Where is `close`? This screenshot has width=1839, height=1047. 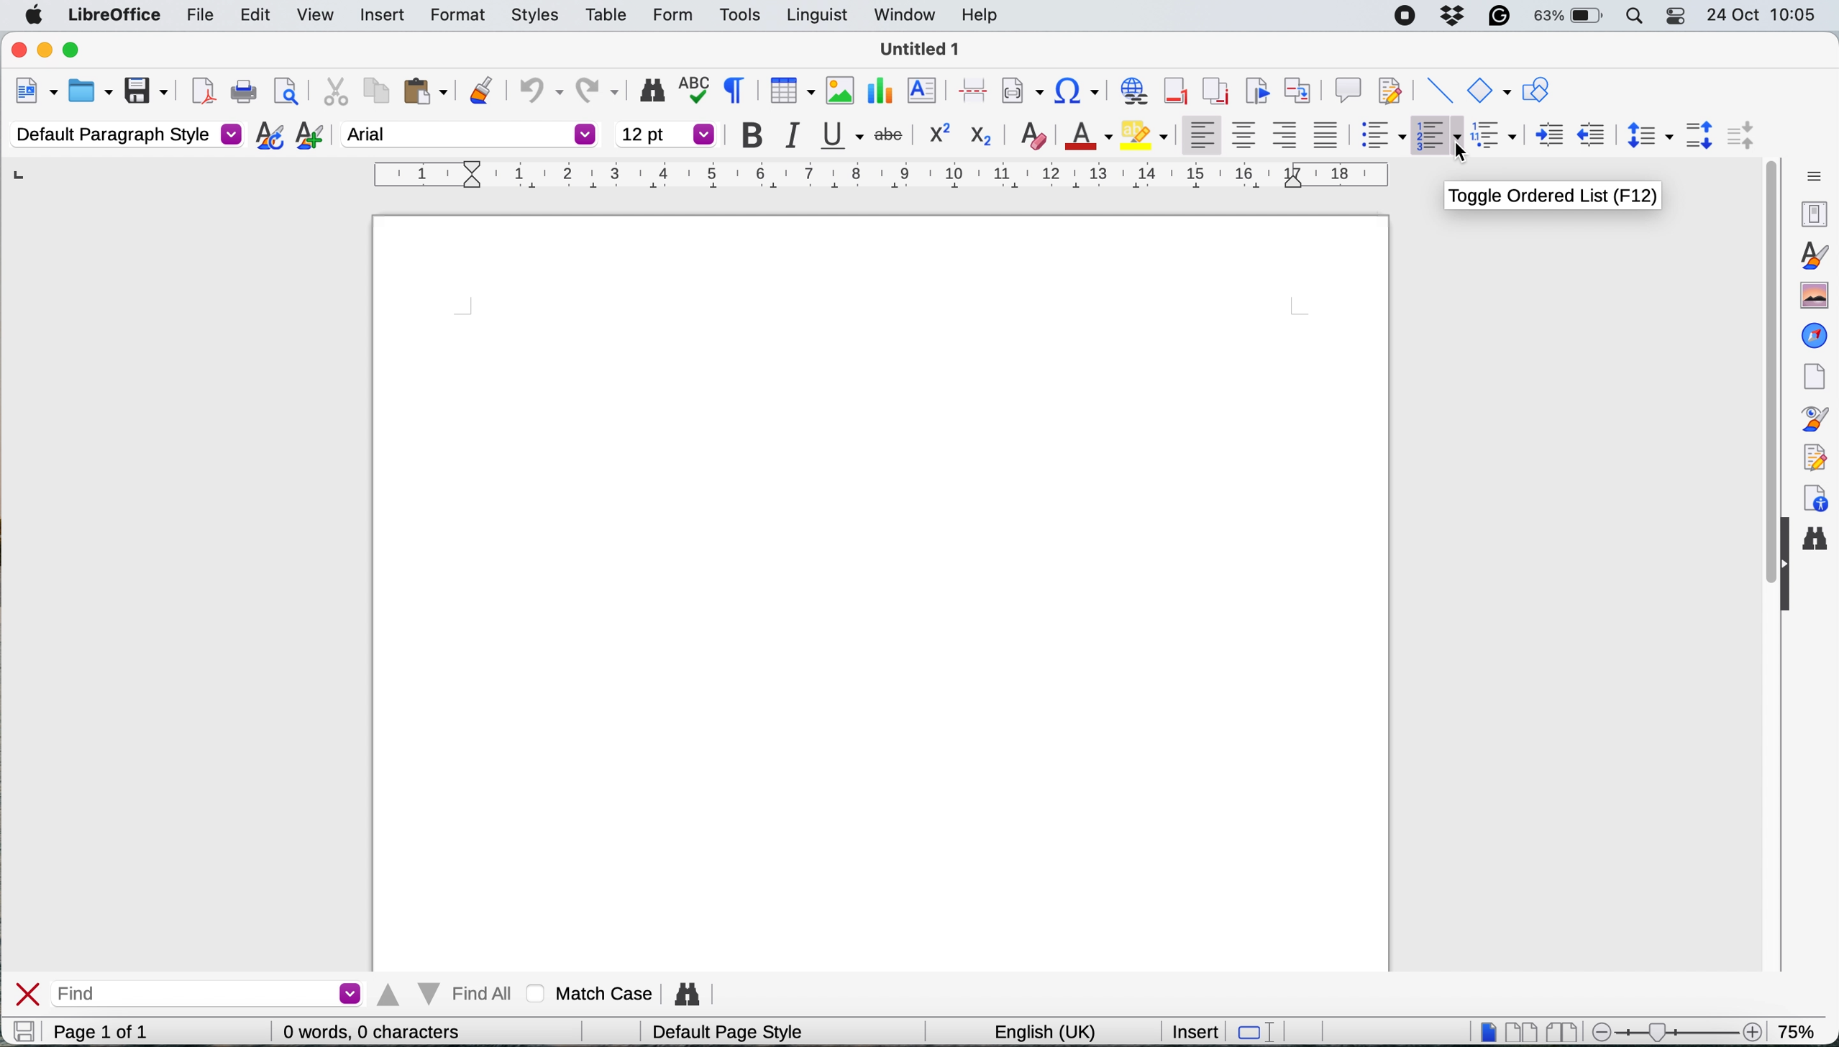
close is located at coordinates (28, 994).